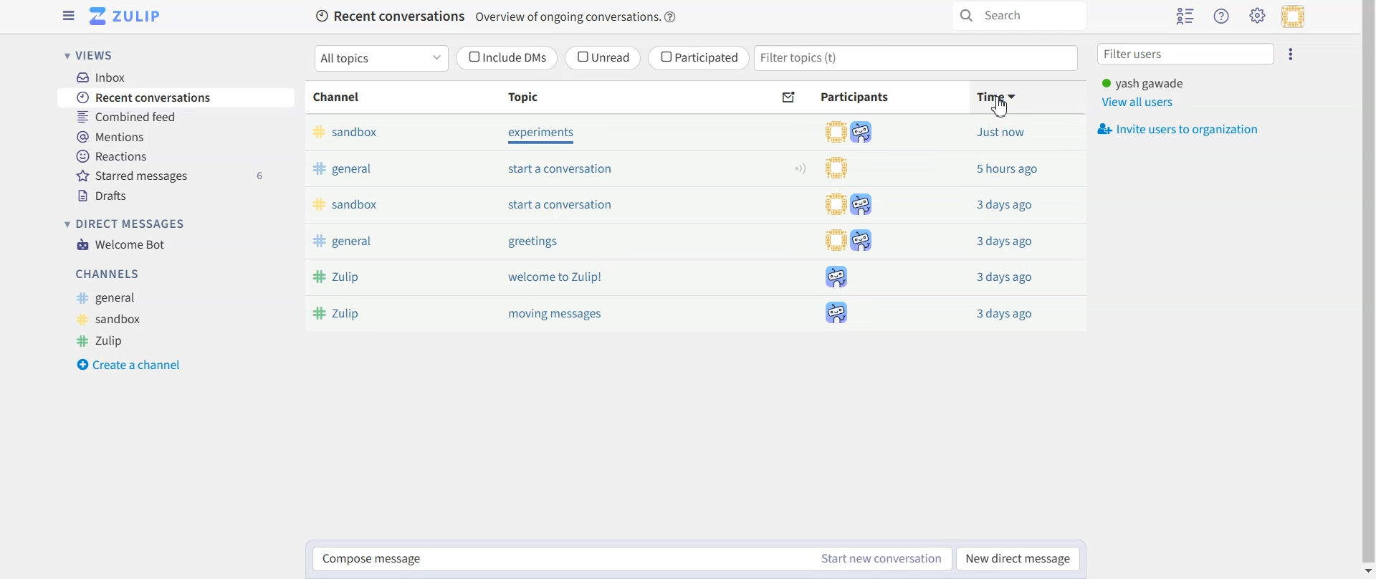 The height and width of the screenshot is (579, 1376). What do you see at coordinates (176, 117) in the screenshot?
I see `Combined feed` at bounding box center [176, 117].